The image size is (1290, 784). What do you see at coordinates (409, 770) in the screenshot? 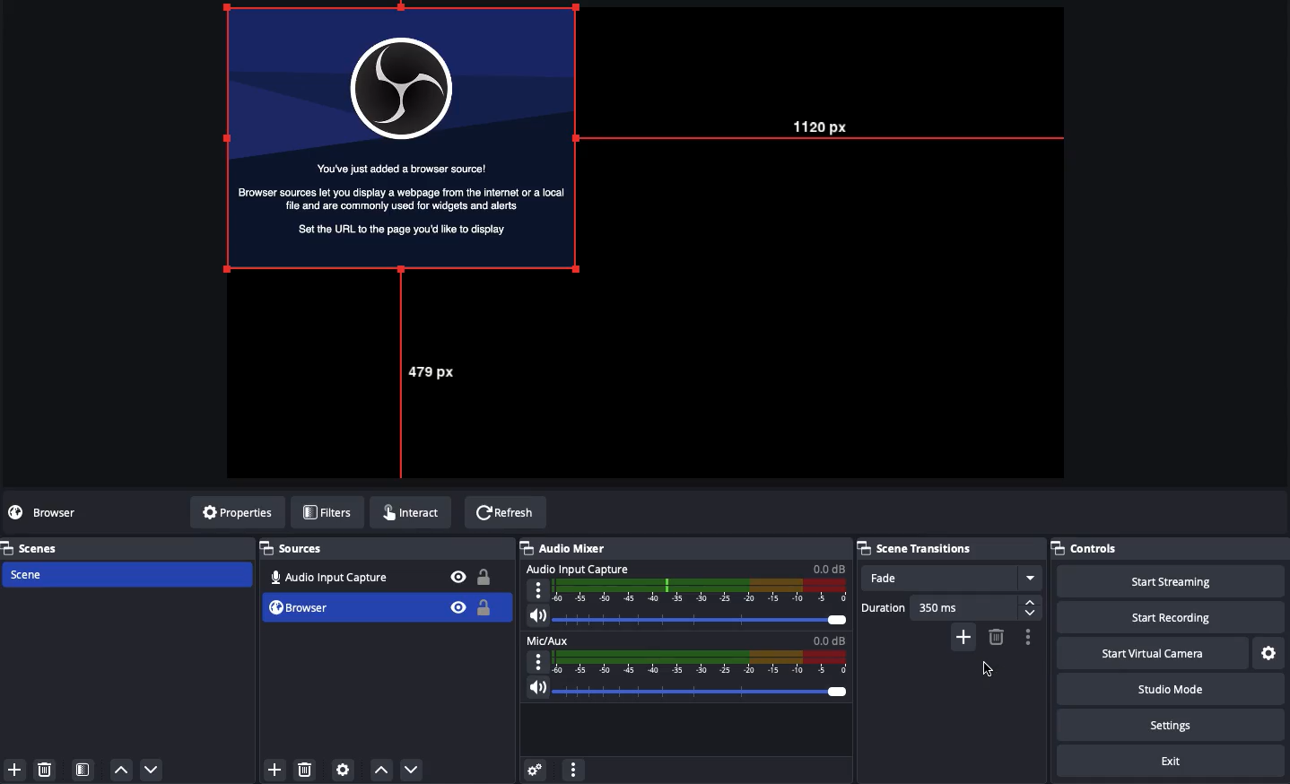
I see `Move down` at bounding box center [409, 770].